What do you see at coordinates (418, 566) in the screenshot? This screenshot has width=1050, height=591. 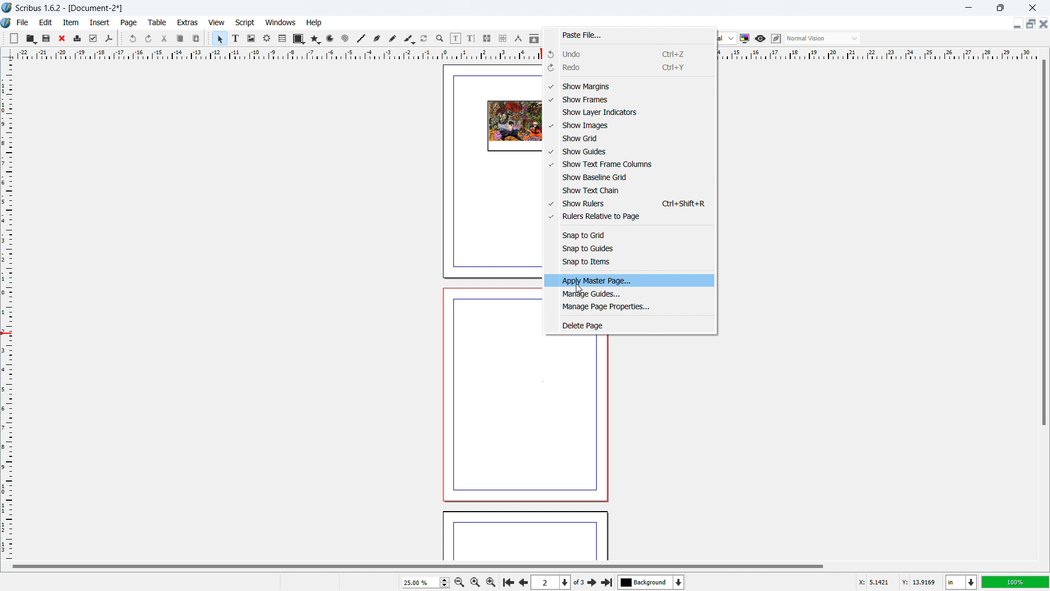 I see `horizontal scrollbar` at bounding box center [418, 566].